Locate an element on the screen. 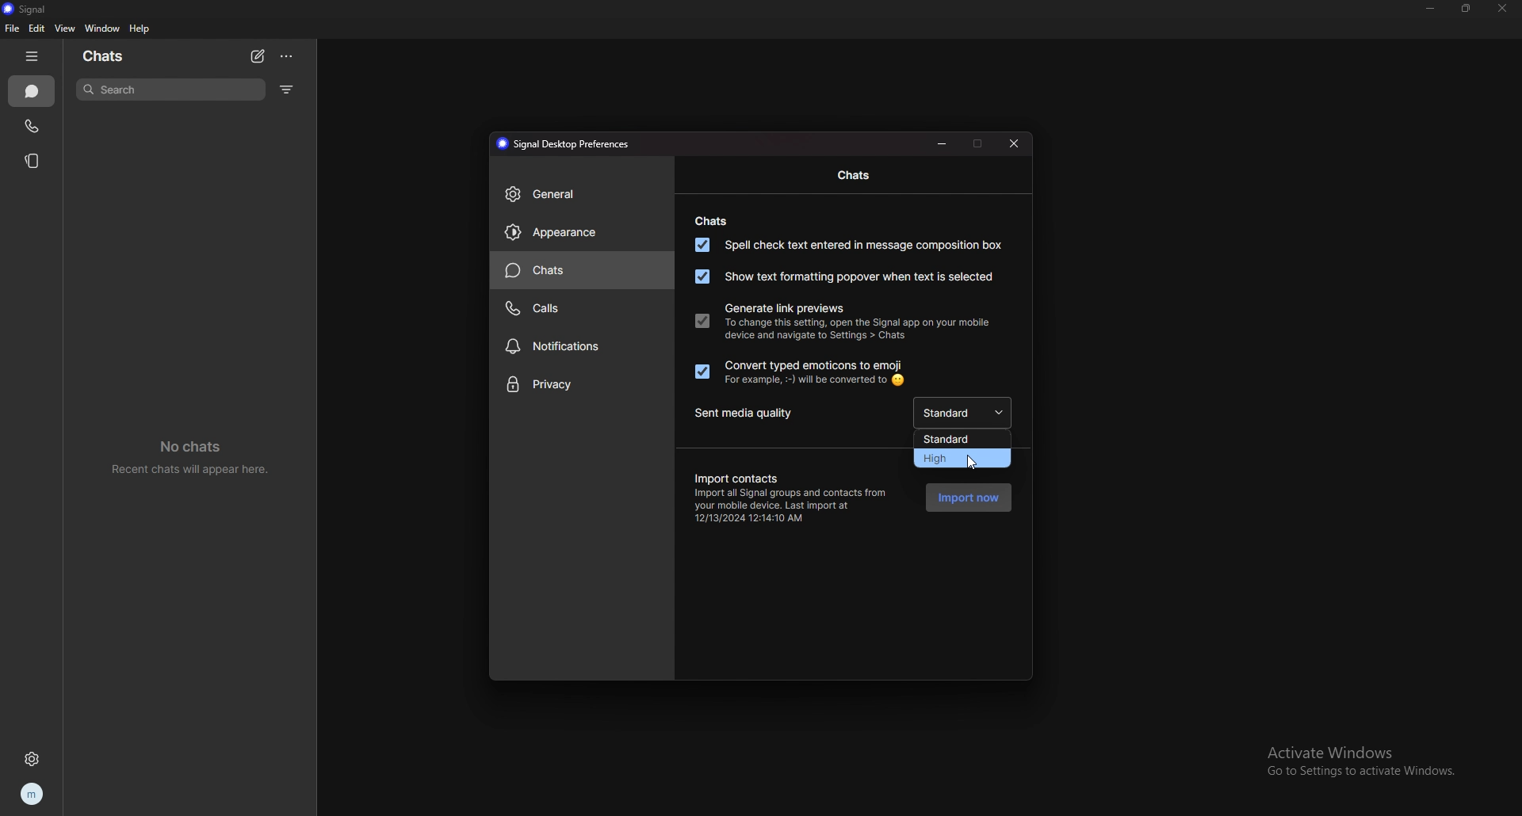 This screenshot has height=816, width=1522. signal desktop preferences is located at coordinates (566, 143).